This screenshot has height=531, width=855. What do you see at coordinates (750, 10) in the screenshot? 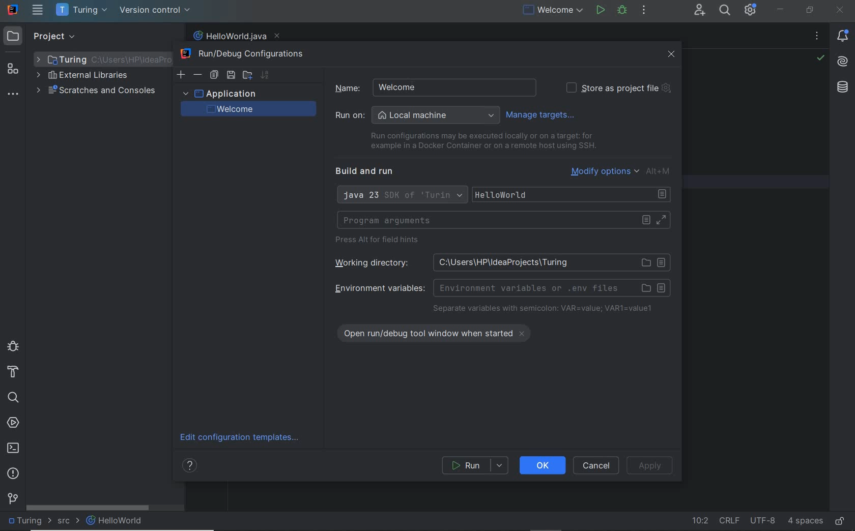
I see `IDE & Project Settings` at bounding box center [750, 10].